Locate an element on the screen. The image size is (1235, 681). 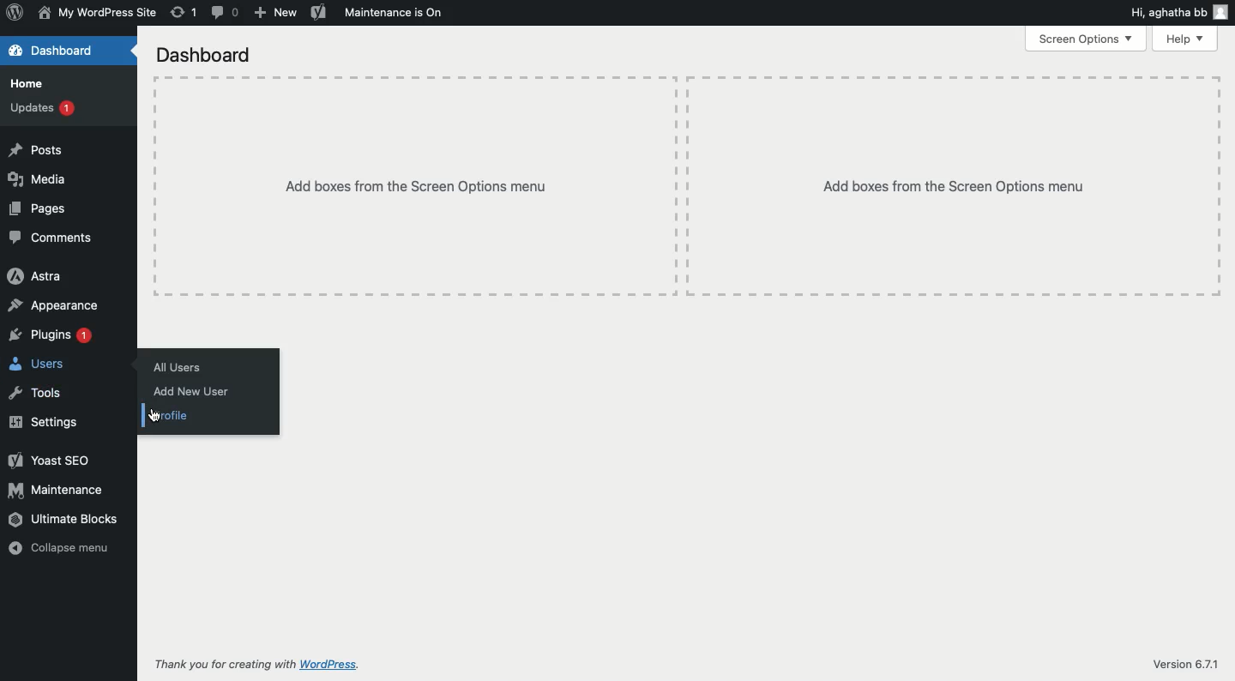
Comment is located at coordinates (226, 12).